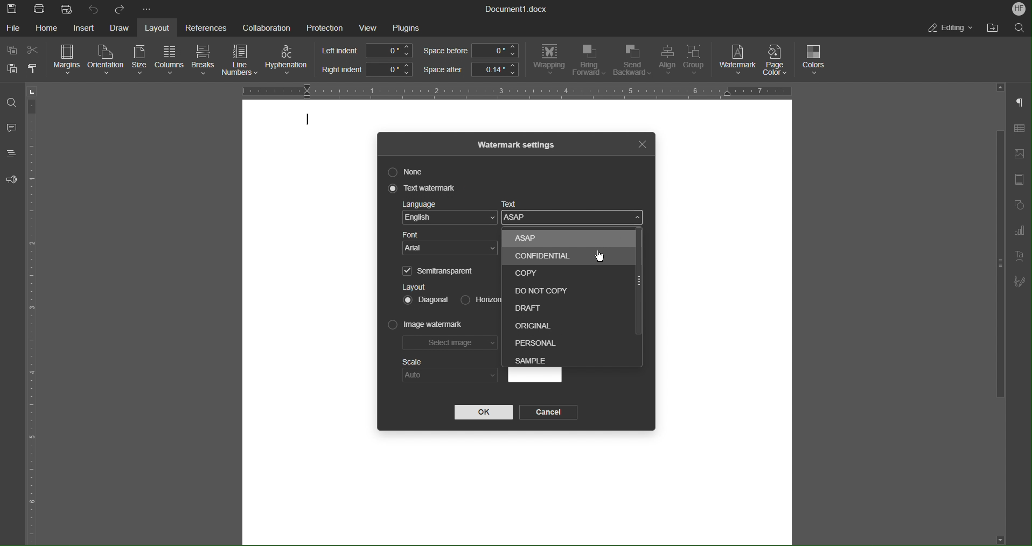 The height and width of the screenshot is (546, 1032). What do you see at coordinates (524, 272) in the screenshot?
I see `Copy` at bounding box center [524, 272].